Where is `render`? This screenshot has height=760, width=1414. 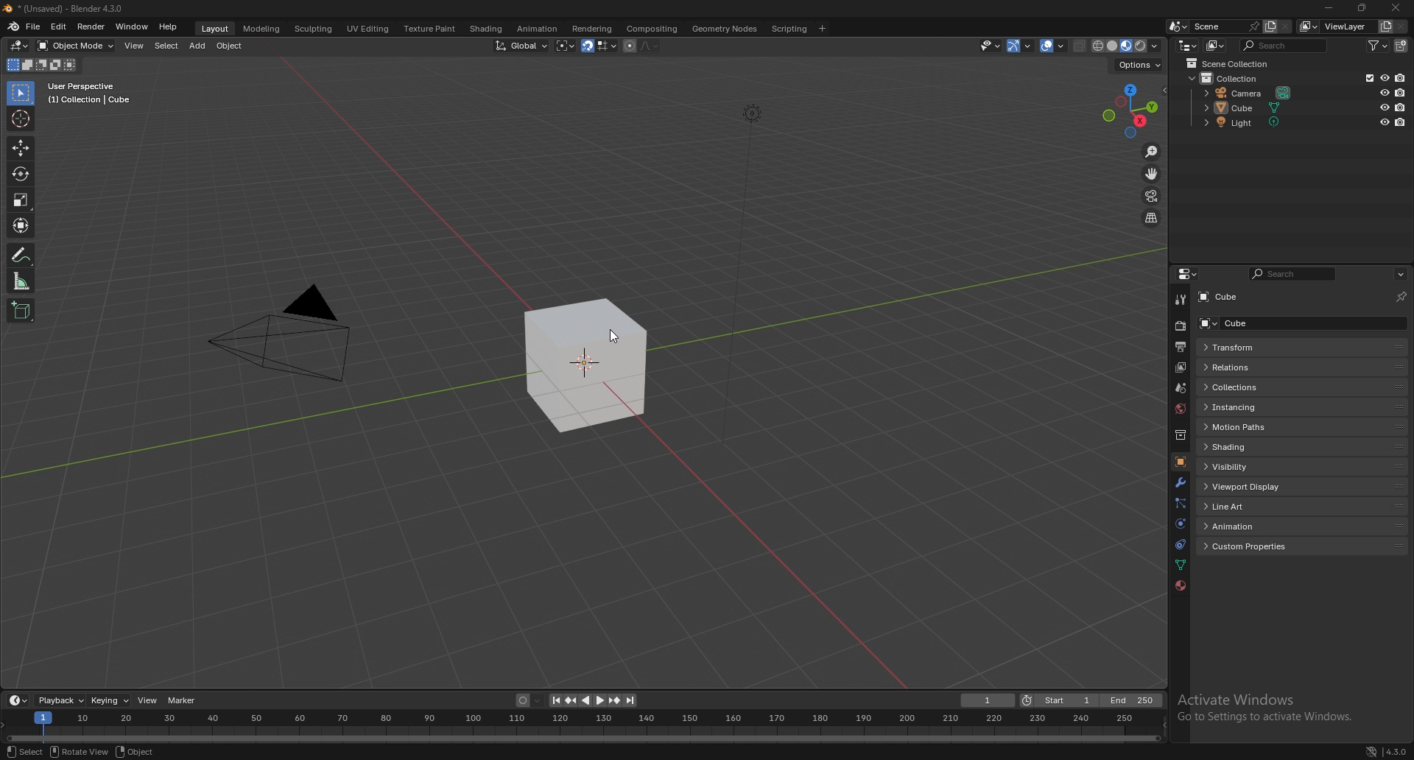
render is located at coordinates (1182, 326).